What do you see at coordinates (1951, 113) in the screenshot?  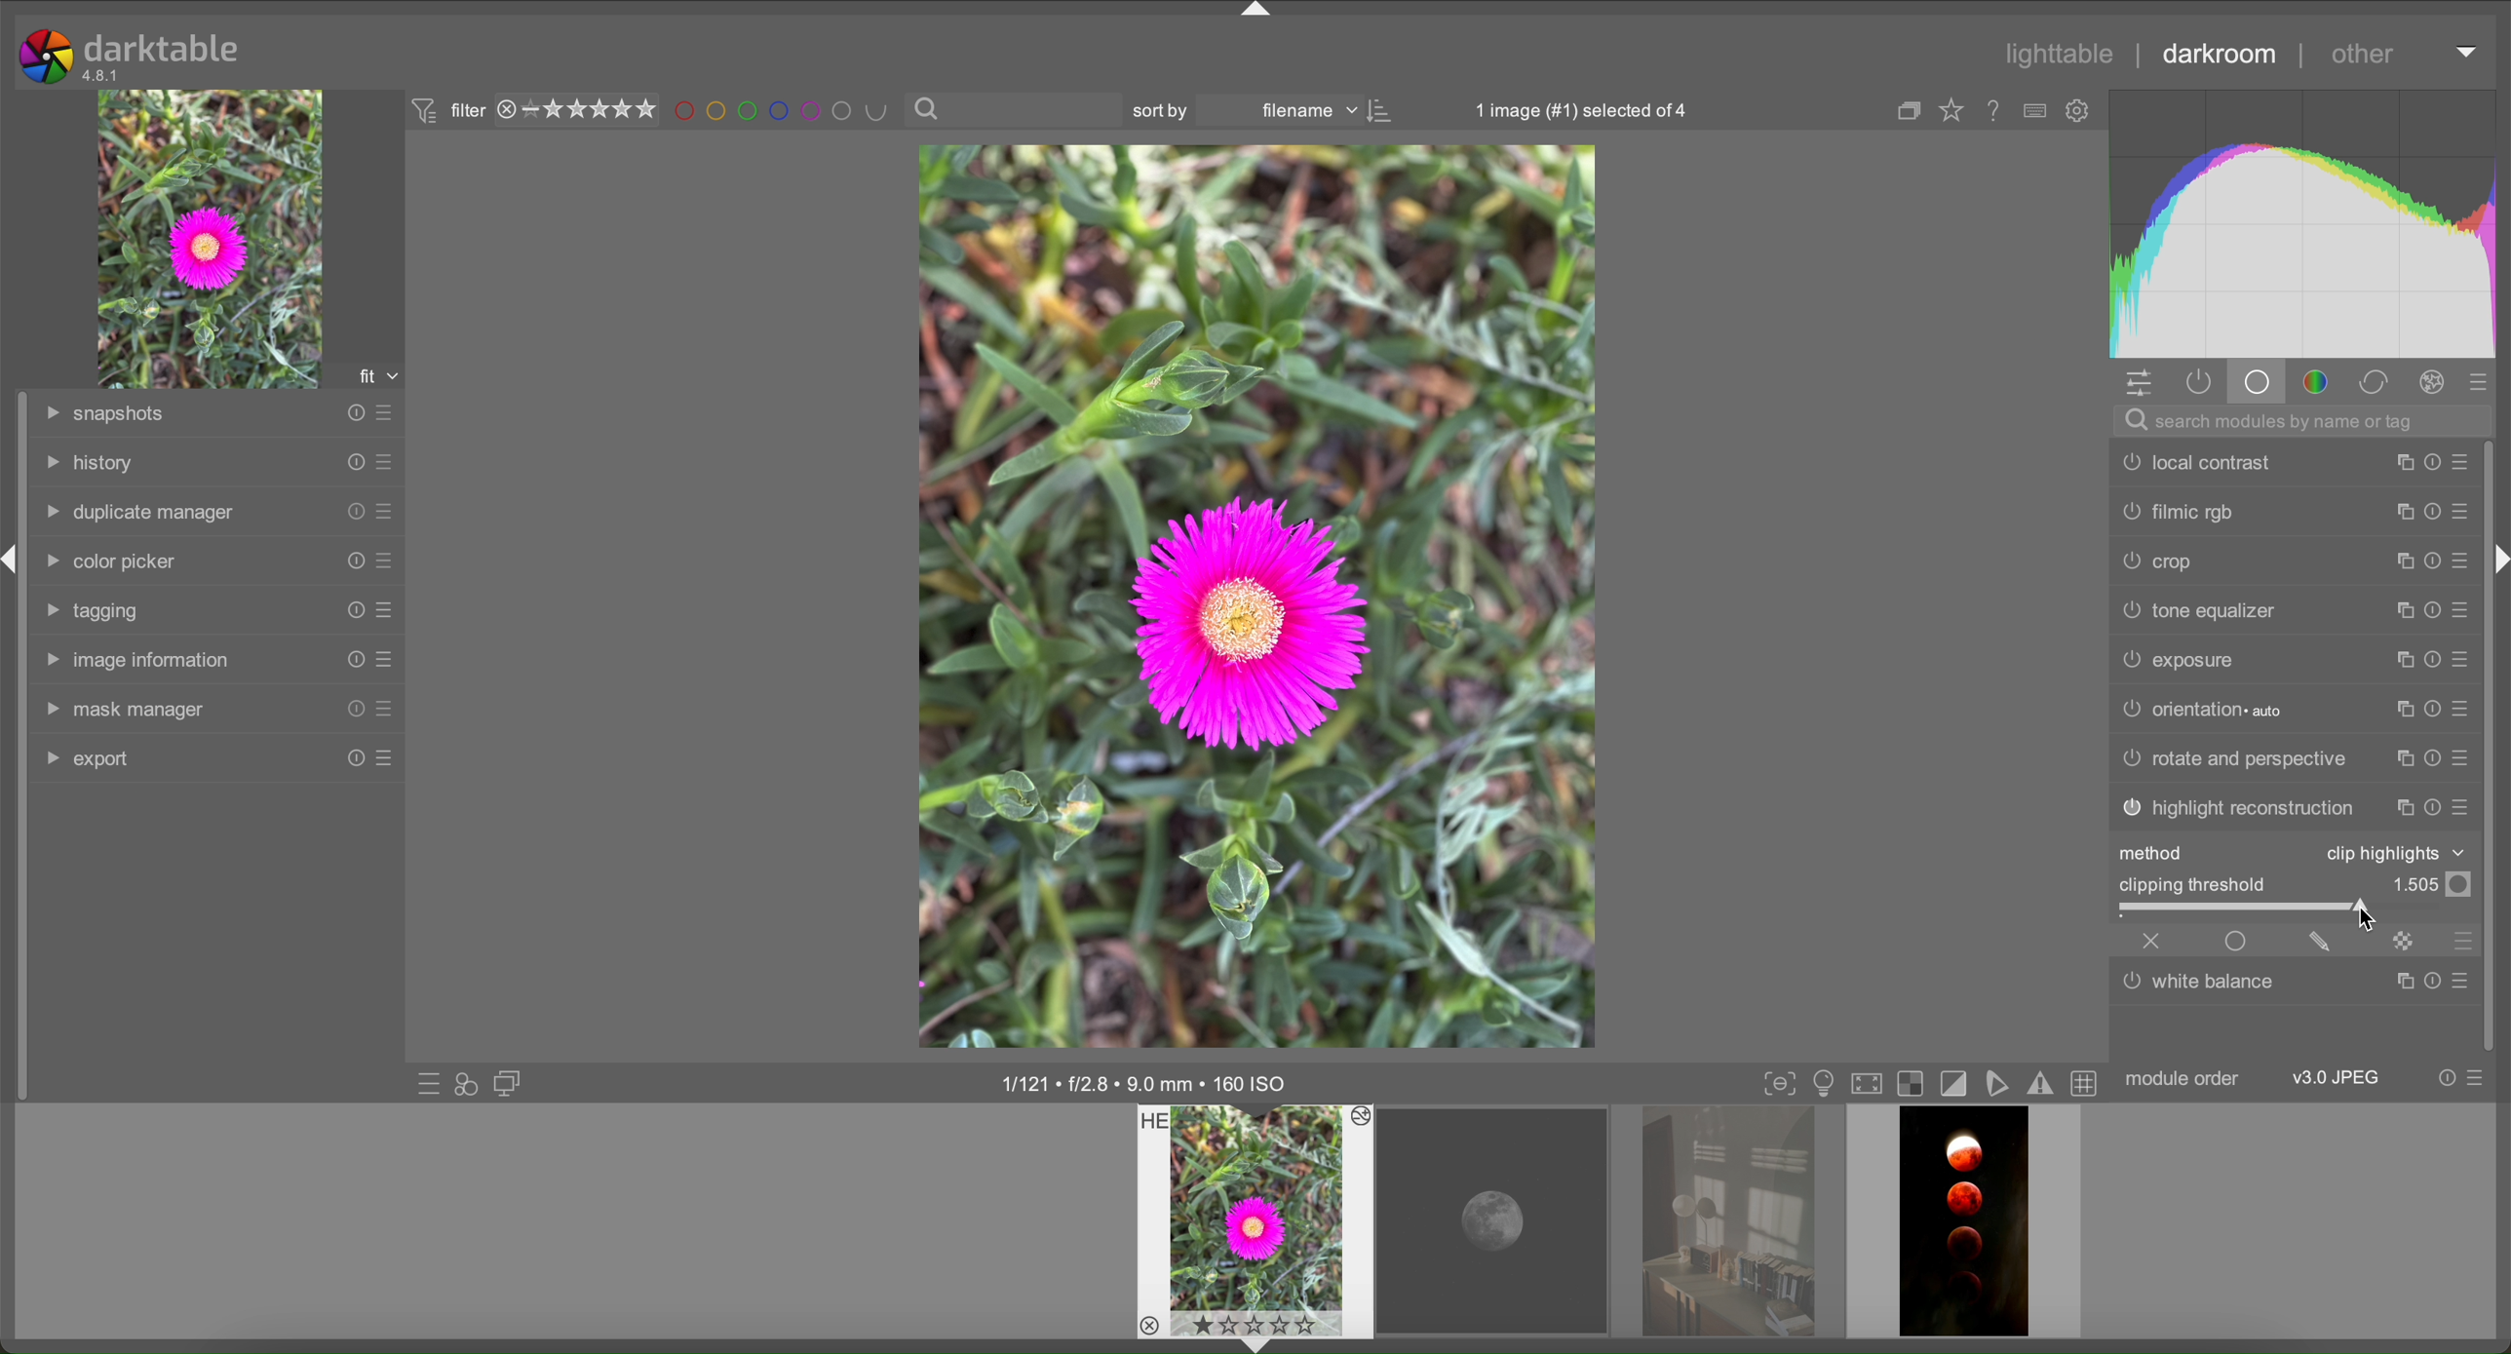 I see `Favourites ` at bounding box center [1951, 113].